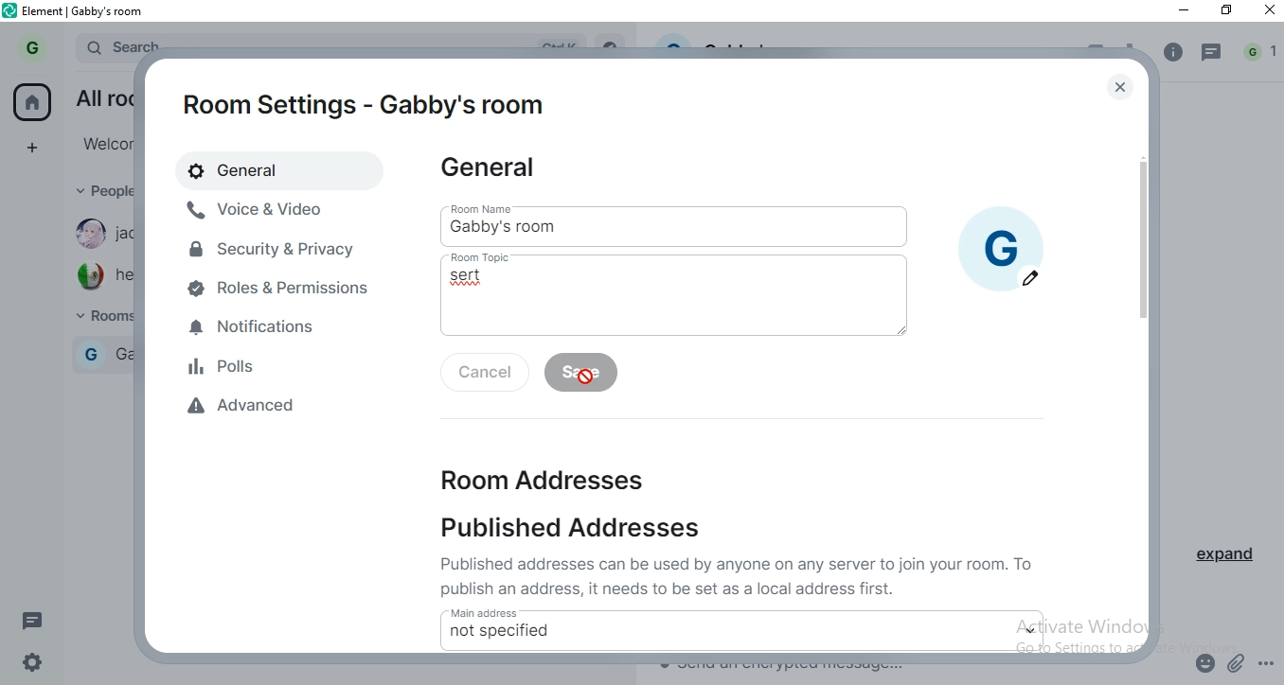 This screenshot has width=1284, height=685. Describe the element at coordinates (102, 143) in the screenshot. I see `welcome` at that location.